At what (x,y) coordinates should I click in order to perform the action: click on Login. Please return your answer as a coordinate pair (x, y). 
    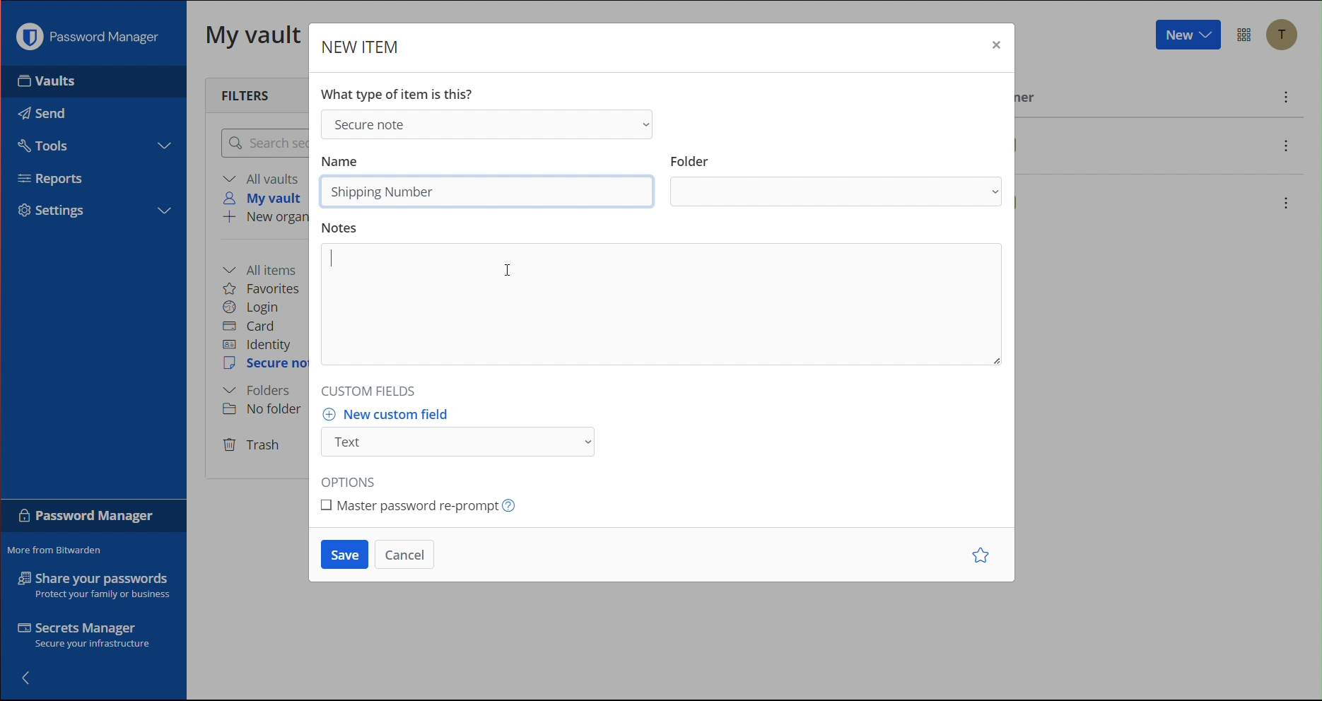
    Looking at the image, I should click on (255, 308).